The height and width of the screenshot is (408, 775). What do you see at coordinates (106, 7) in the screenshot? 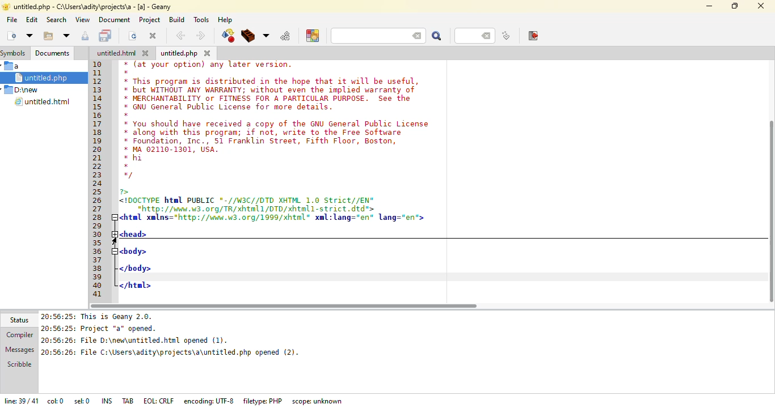
I see `untitles.php -C:\users\adity\projects\a - [a] - geany` at bounding box center [106, 7].